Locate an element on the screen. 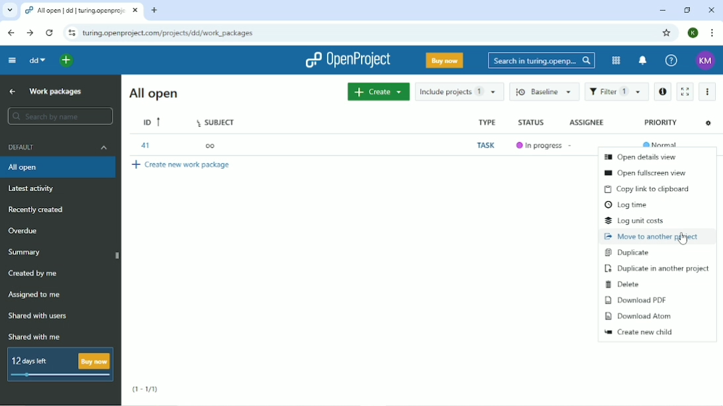 Image resolution: width=723 pixels, height=406 pixels. K is located at coordinates (694, 32).